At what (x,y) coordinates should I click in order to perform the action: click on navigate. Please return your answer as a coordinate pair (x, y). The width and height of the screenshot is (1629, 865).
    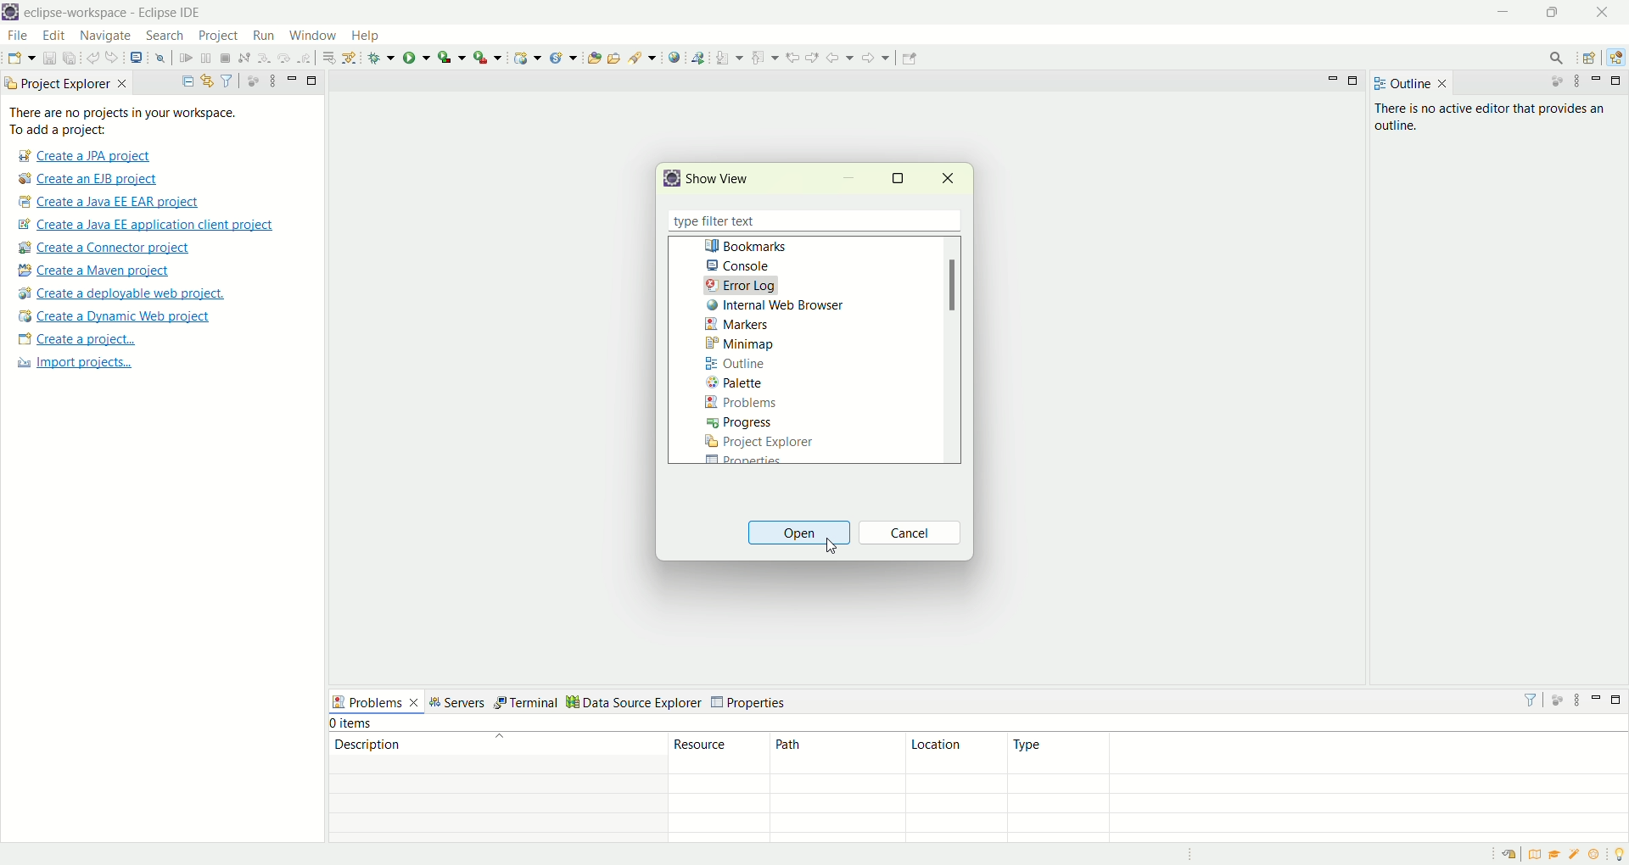
    Looking at the image, I should click on (107, 35).